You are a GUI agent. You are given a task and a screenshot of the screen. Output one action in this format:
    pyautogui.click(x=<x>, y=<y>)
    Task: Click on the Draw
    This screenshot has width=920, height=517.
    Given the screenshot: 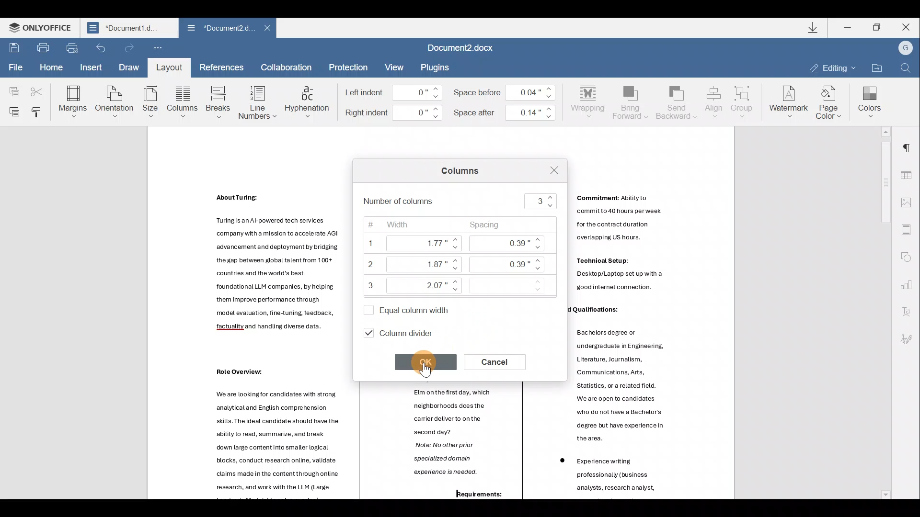 What is the action you would take?
    pyautogui.click(x=129, y=66)
    